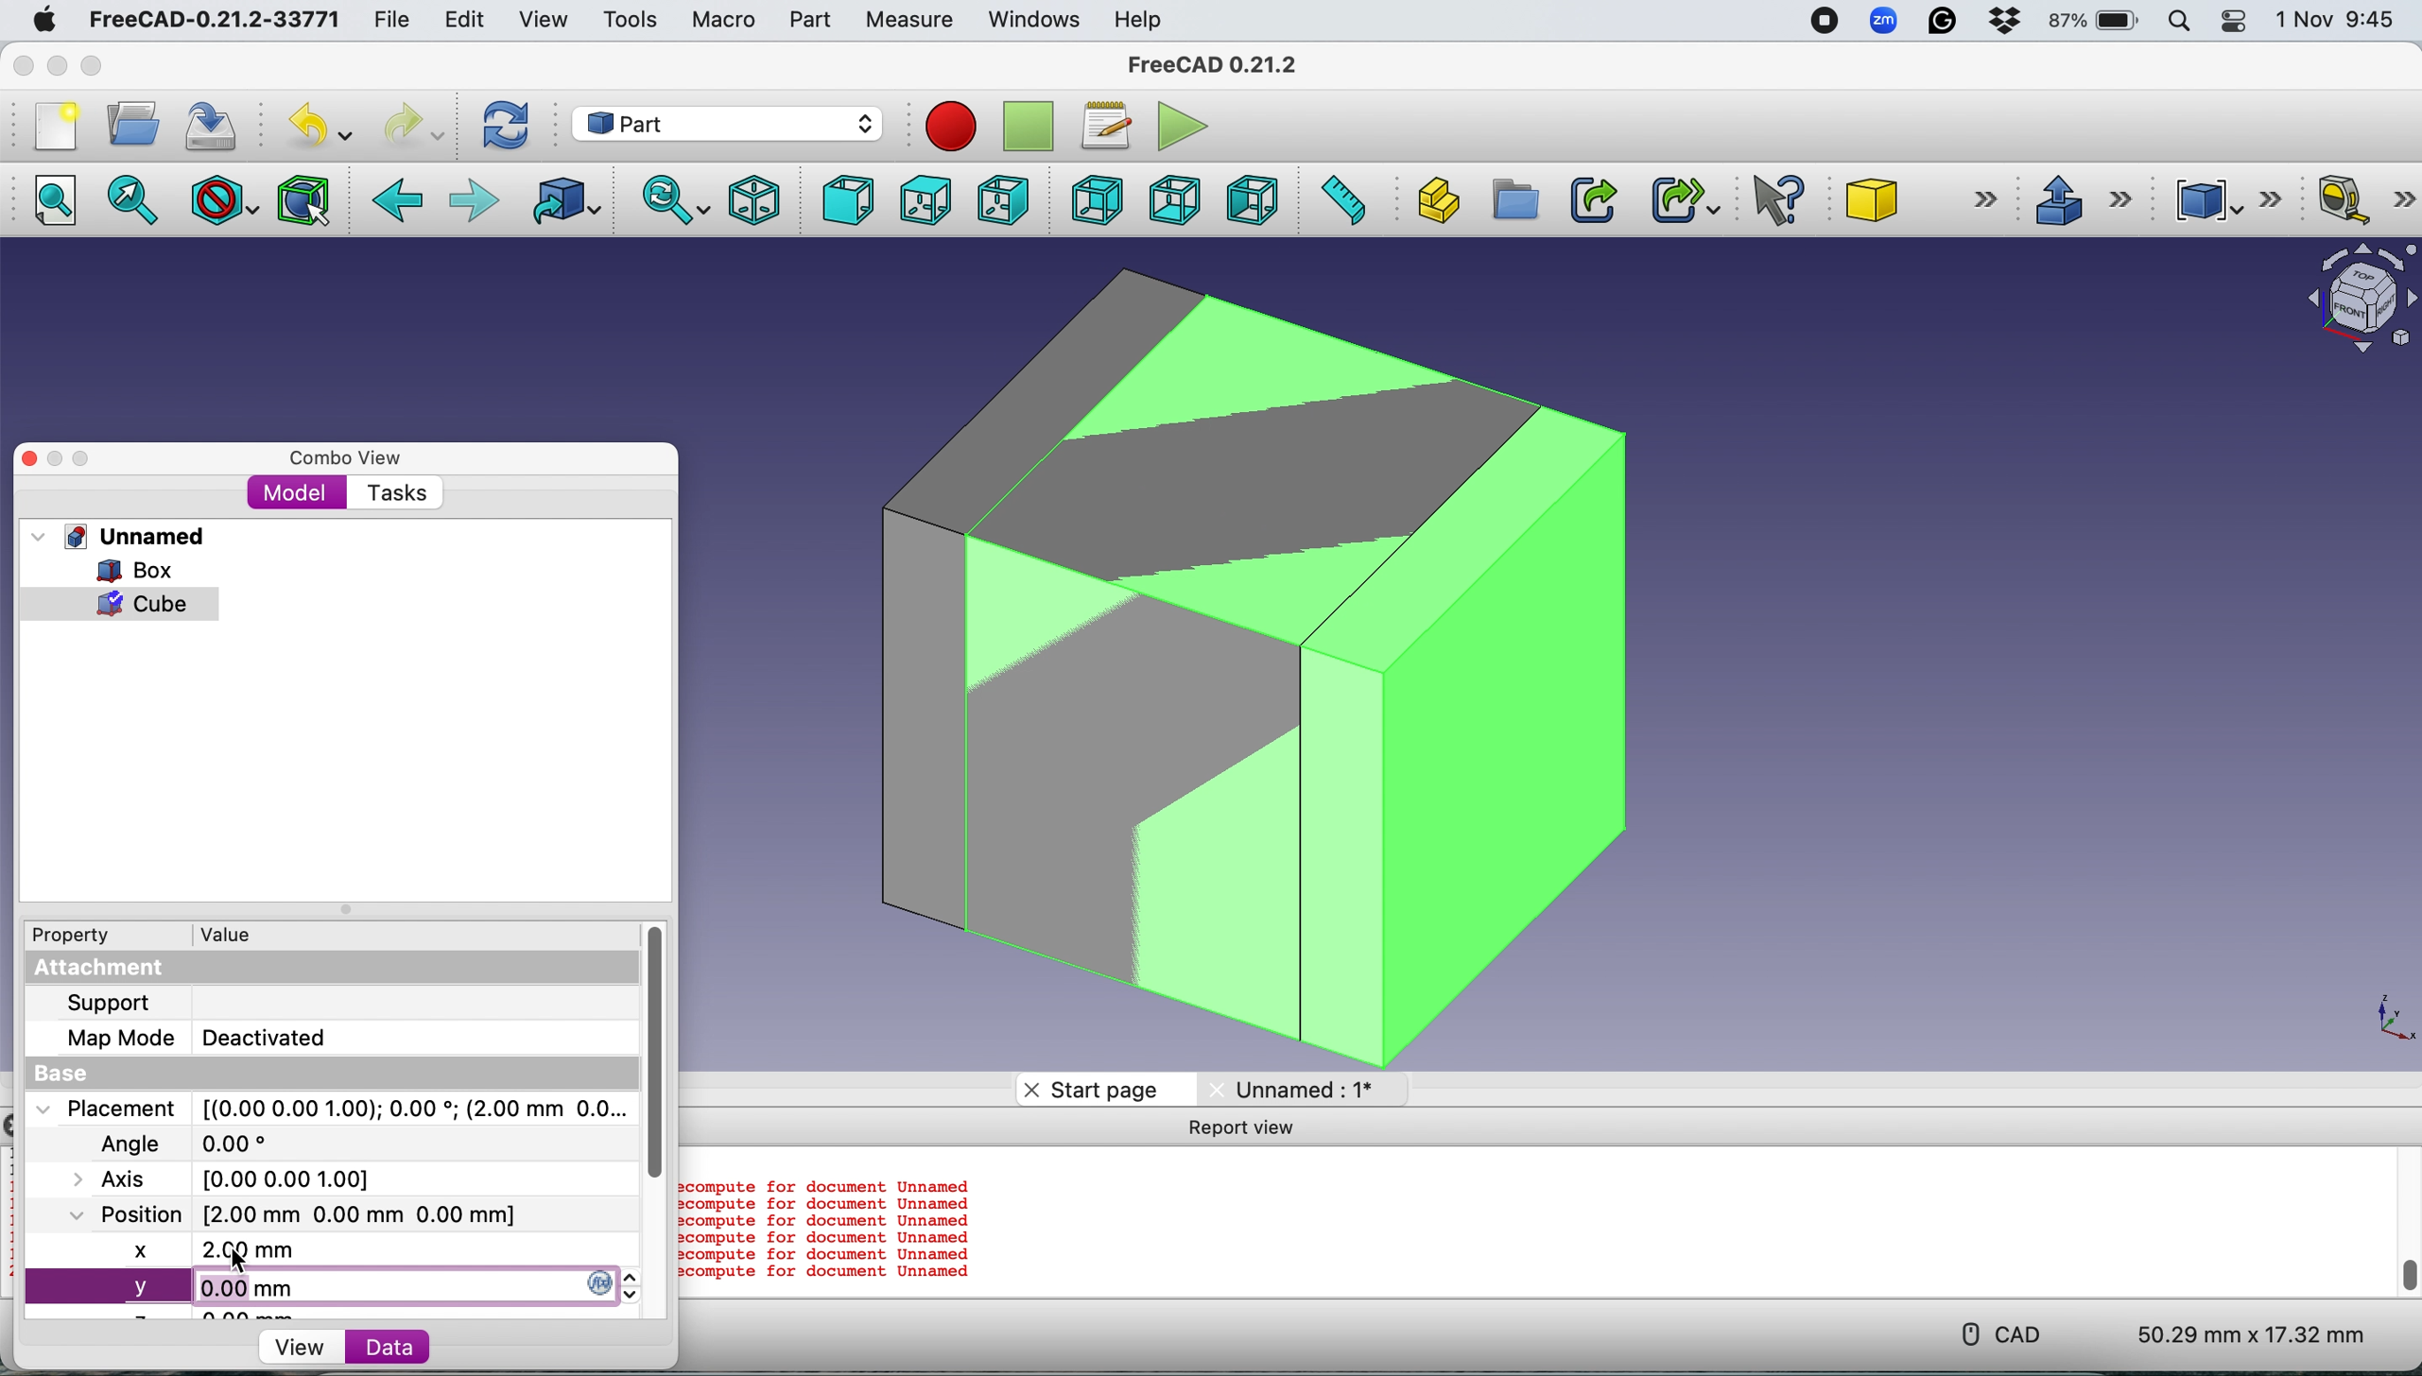  I want to click on Top, so click(924, 201).